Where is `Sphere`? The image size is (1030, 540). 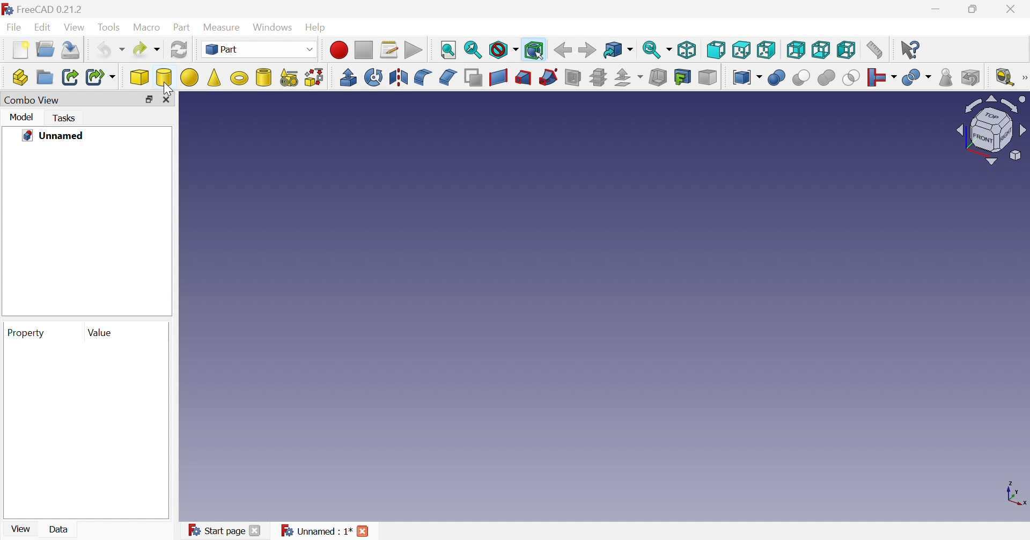
Sphere is located at coordinates (189, 77).